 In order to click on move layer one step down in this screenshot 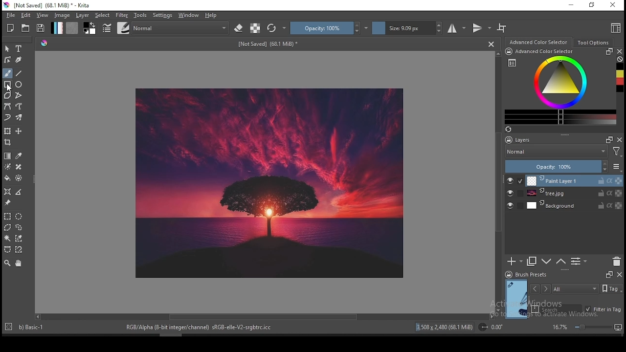, I will do `click(546, 262)`.